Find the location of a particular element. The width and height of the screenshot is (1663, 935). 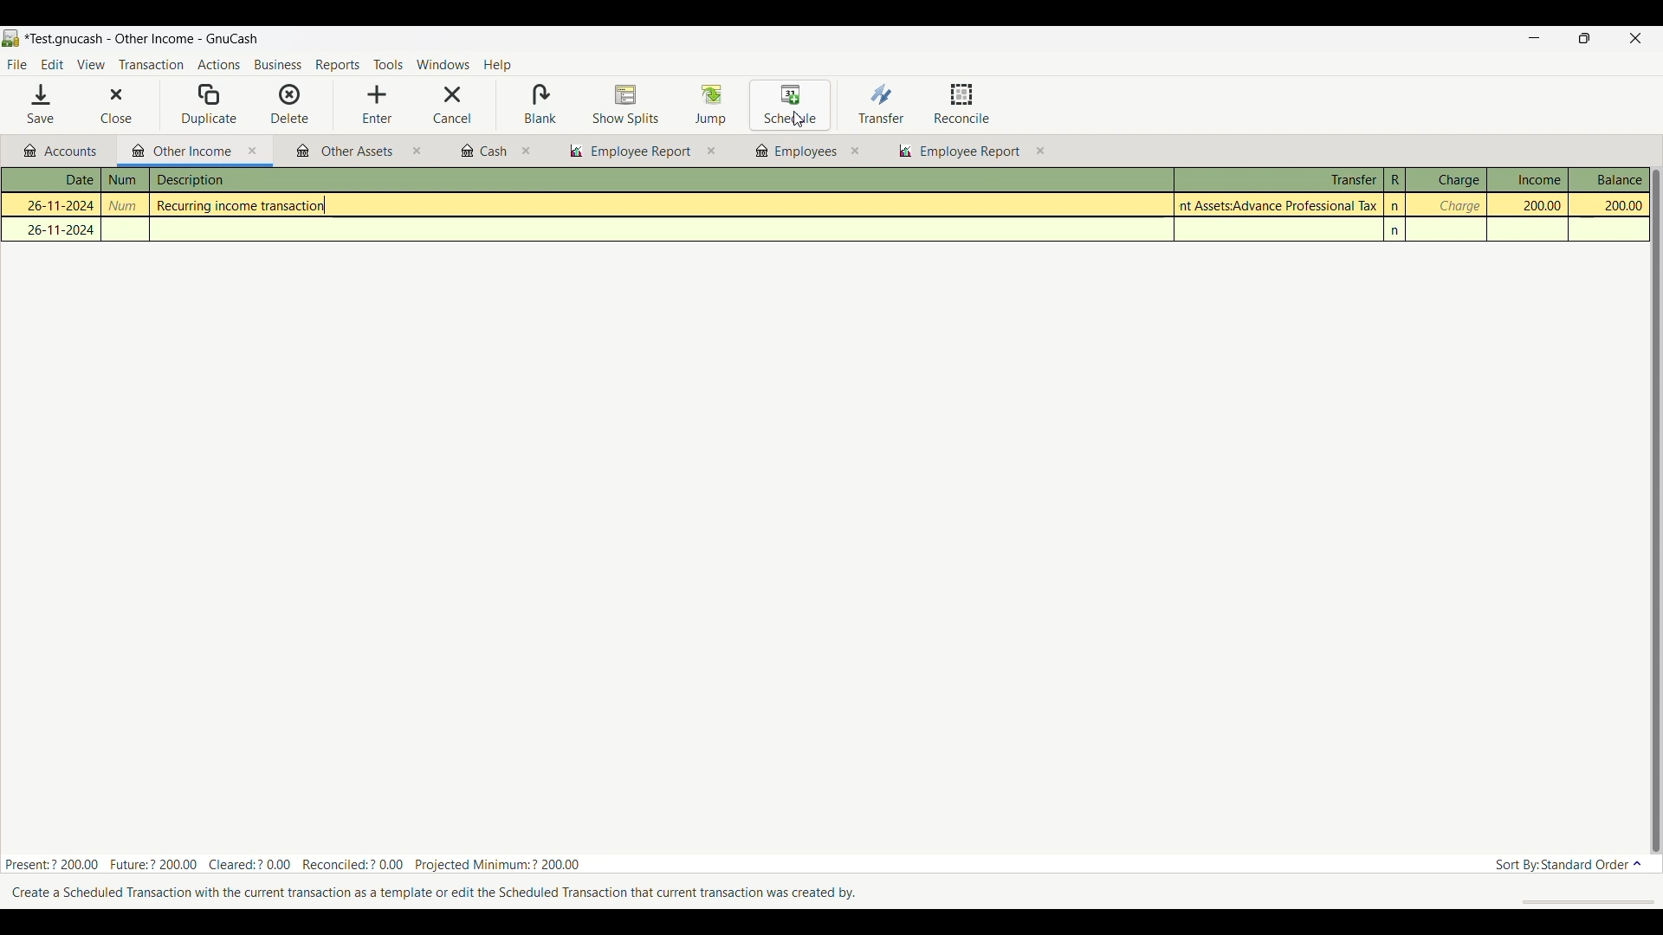

Windows menu is located at coordinates (443, 65).